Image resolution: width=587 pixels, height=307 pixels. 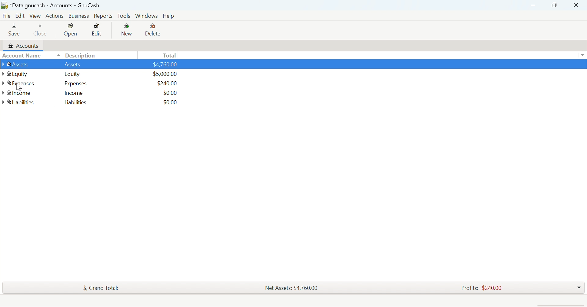 What do you see at coordinates (20, 16) in the screenshot?
I see `Edit` at bounding box center [20, 16].